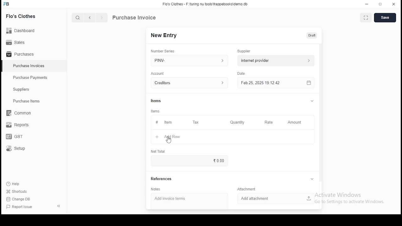 The height and width of the screenshot is (226, 402). Describe the element at coordinates (22, 16) in the screenshot. I see `flo's clothes` at that location.